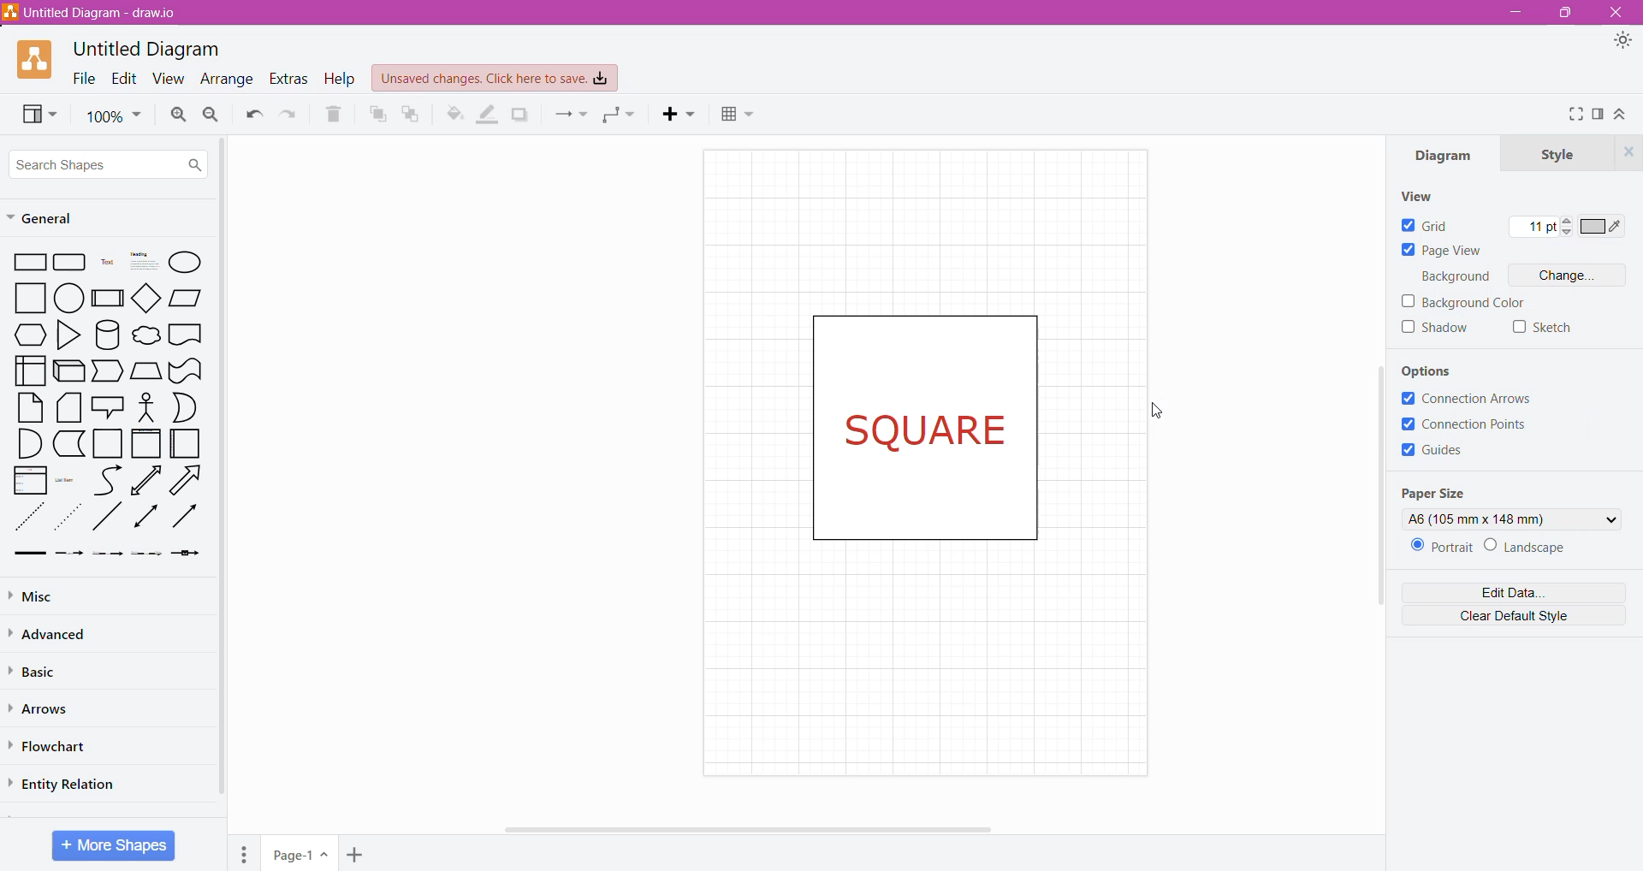  I want to click on frame, so click(145, 443).